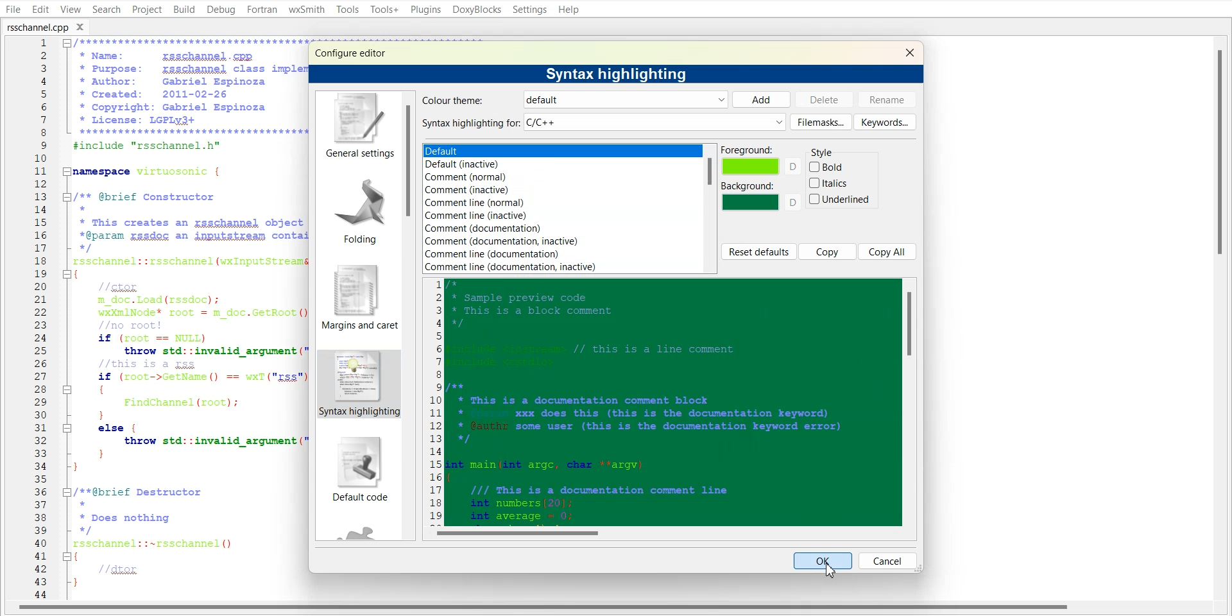 The height and width of the screenshot is (616, 1232). What do you see at coordinates (531, 9) in the screenshot?
I see `Settings` at bounding box center [531, 9].